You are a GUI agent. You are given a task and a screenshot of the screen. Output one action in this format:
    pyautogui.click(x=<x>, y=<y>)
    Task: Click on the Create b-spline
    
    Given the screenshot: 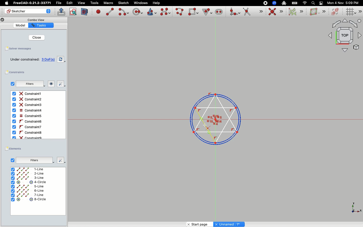 What is the action you would take?
    pyautogui.click(x=165, y=12)
    